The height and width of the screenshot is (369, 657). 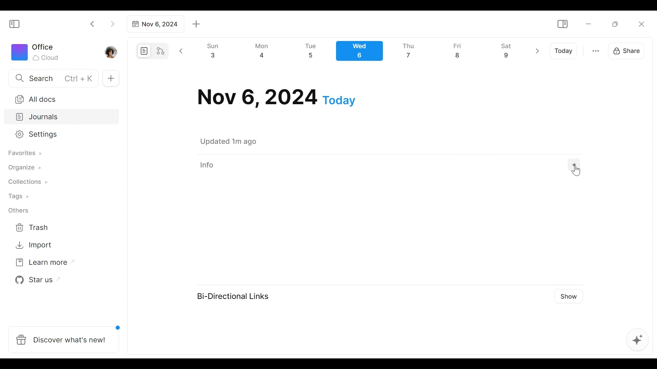 I want to click on more otions, so click(x=596, y=50).